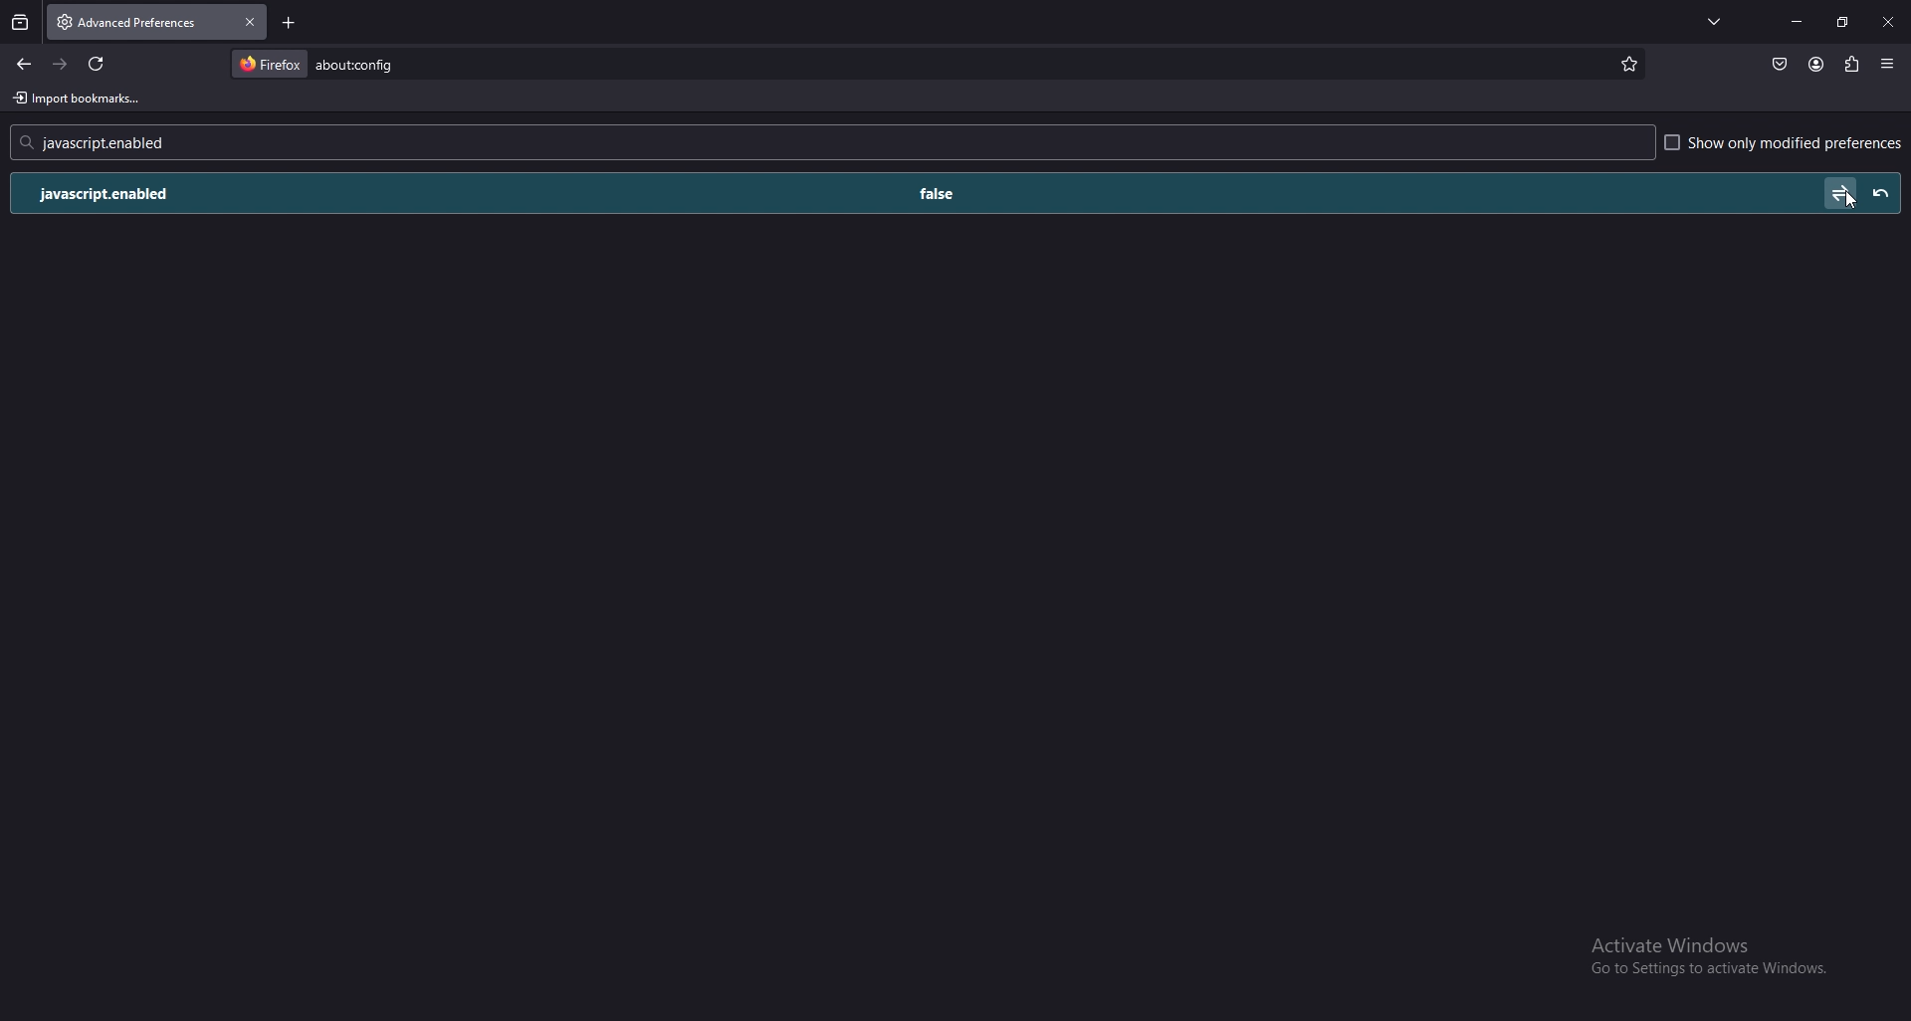  Describe the element at coordinates (943, 192) in the screenshot. I see `false` at that location.